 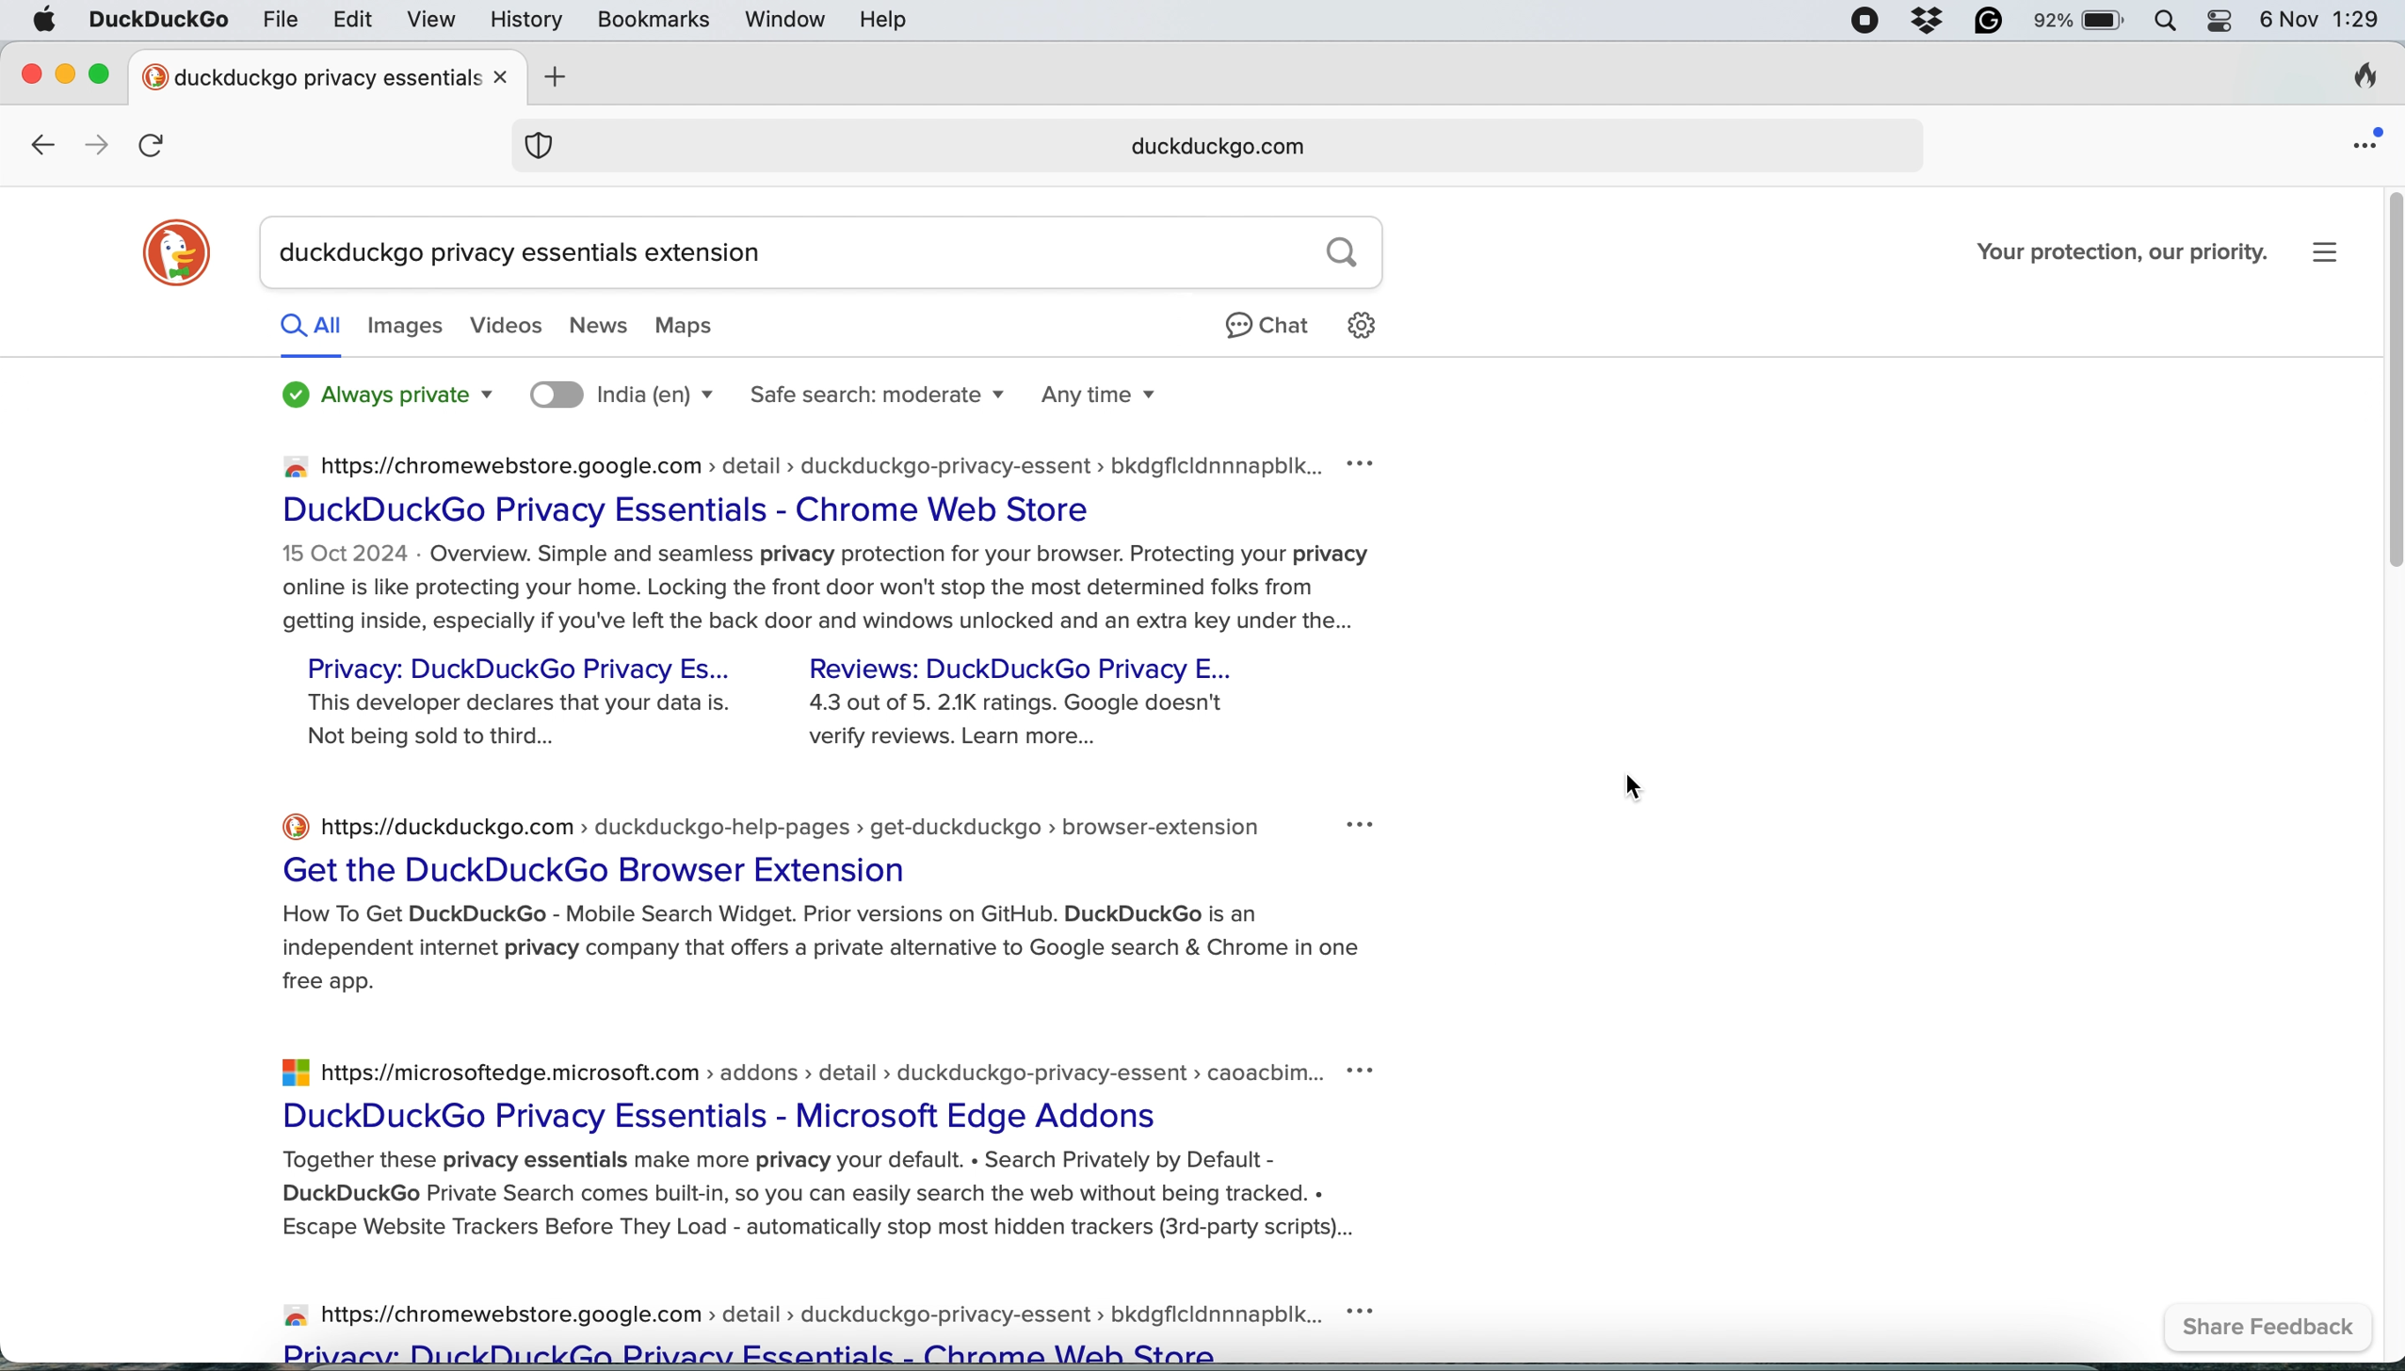 I want to click on https://chromewebstore.google.com, so click(x=801, y=462).